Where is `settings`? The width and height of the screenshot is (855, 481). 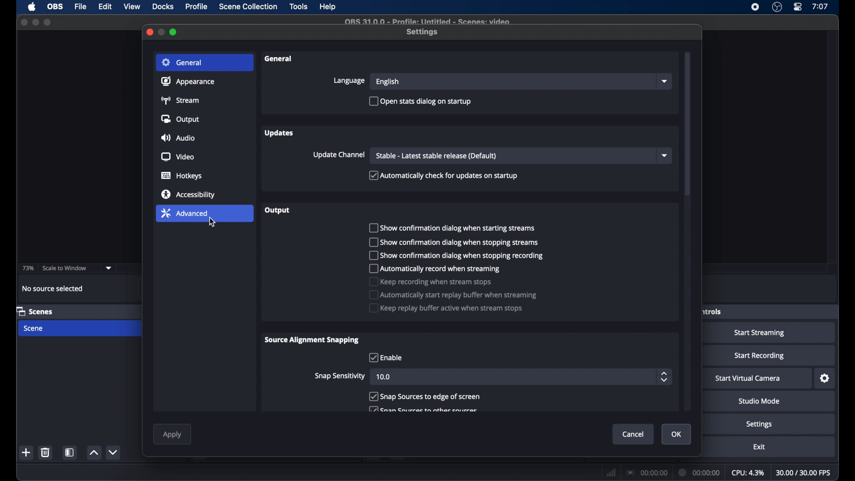 settings is located at coordinates (759, 424).